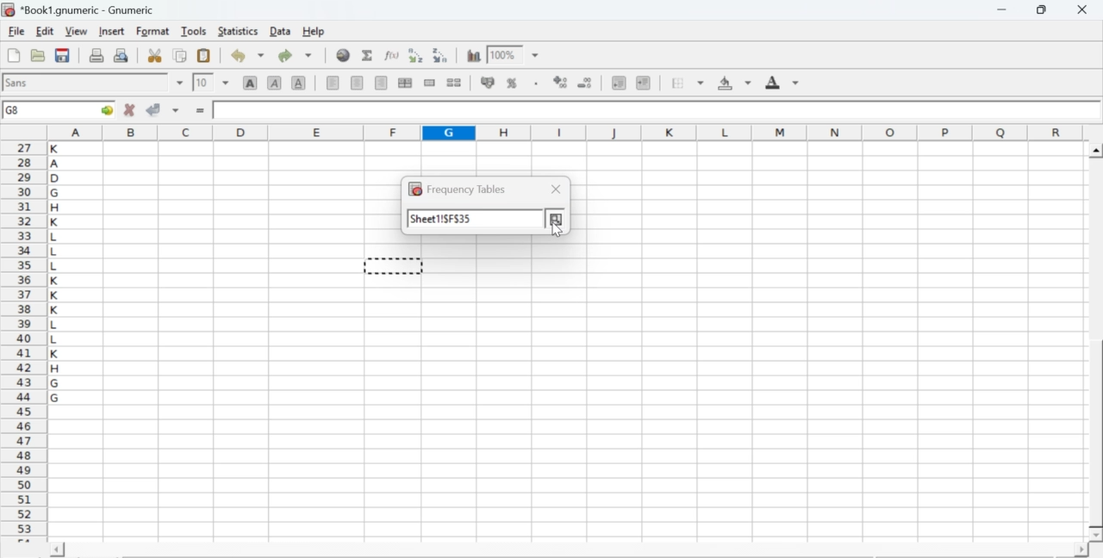 The width and height of the screenshot is (1103, 558). Describe the element at coordinates (736, 83) in the screenshot. I see `background` at that location.